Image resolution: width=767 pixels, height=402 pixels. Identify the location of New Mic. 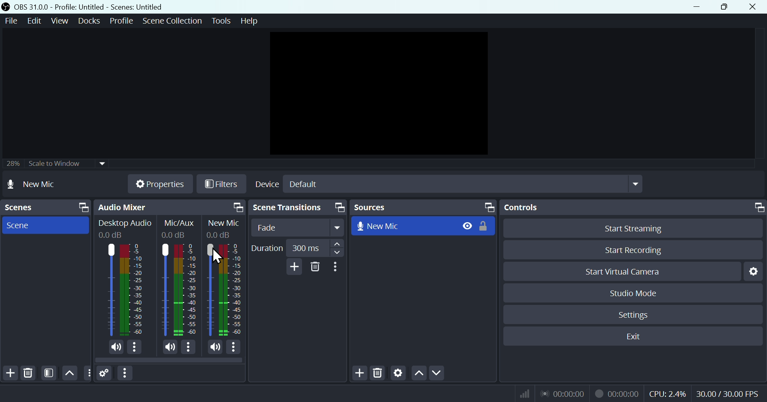
(403, 225).